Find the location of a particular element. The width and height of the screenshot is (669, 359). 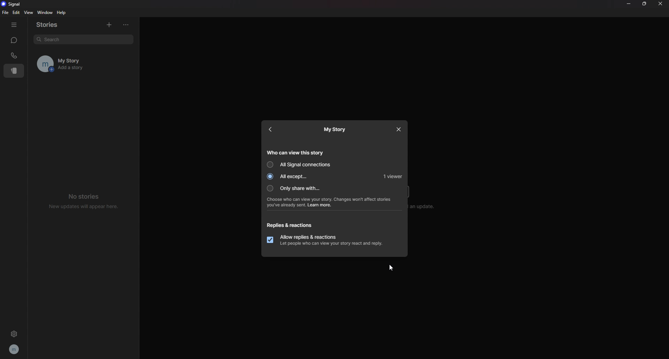

hide tab is located at coordinates (14, 25).